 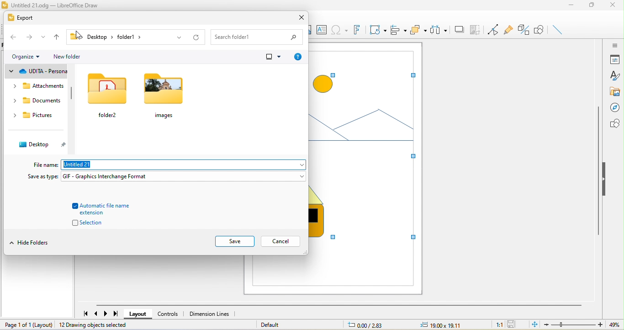 What do you see at coordinates (356, 29) in the screenshot?
I see `fontwork text` at bounding box center [356, 29].